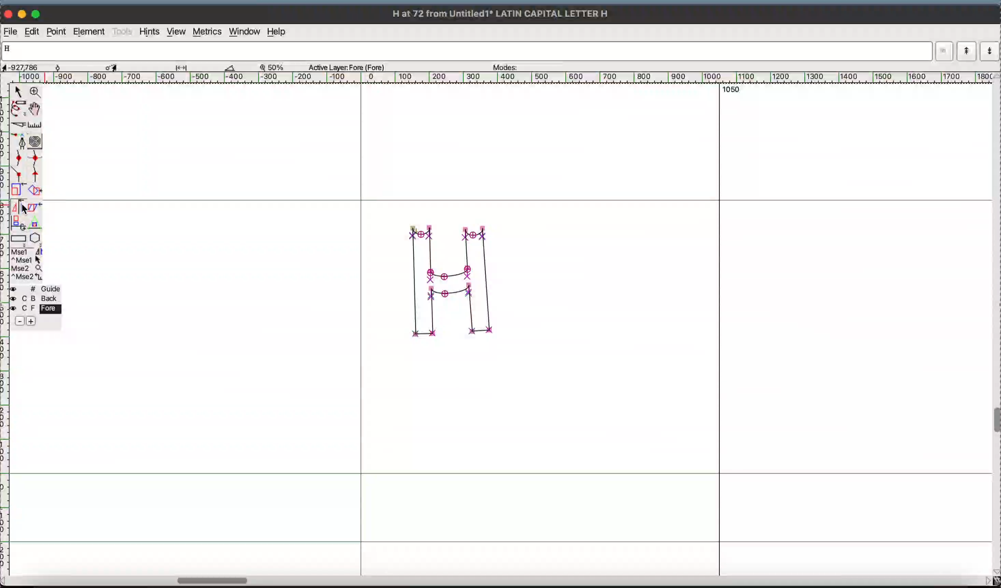 The image size is (1001, 588). Describe the element at coordinates (278, 30) in the screenshot. I see `help` at that location.